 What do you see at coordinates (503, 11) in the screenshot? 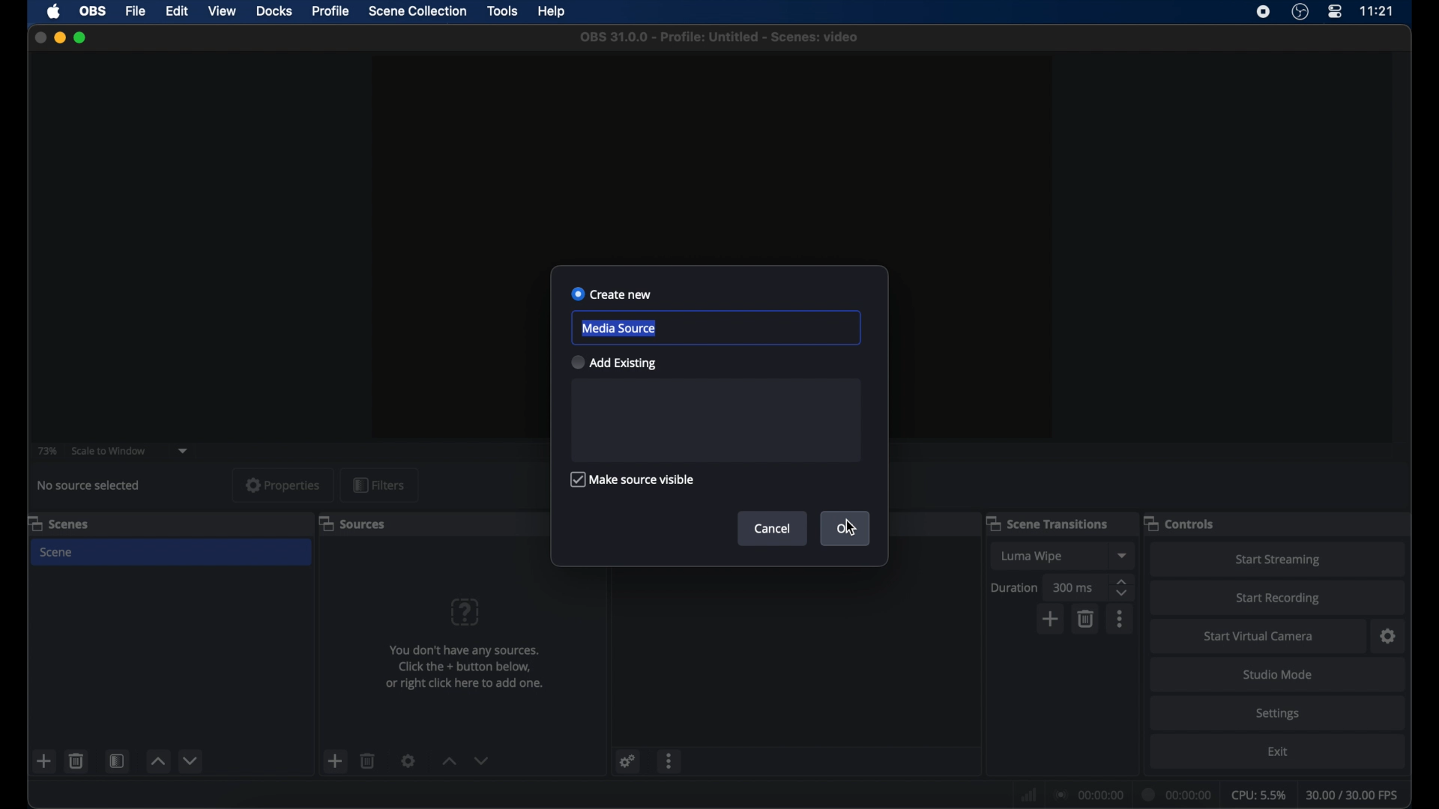
I see `tools` at bounding box center [503, 11].